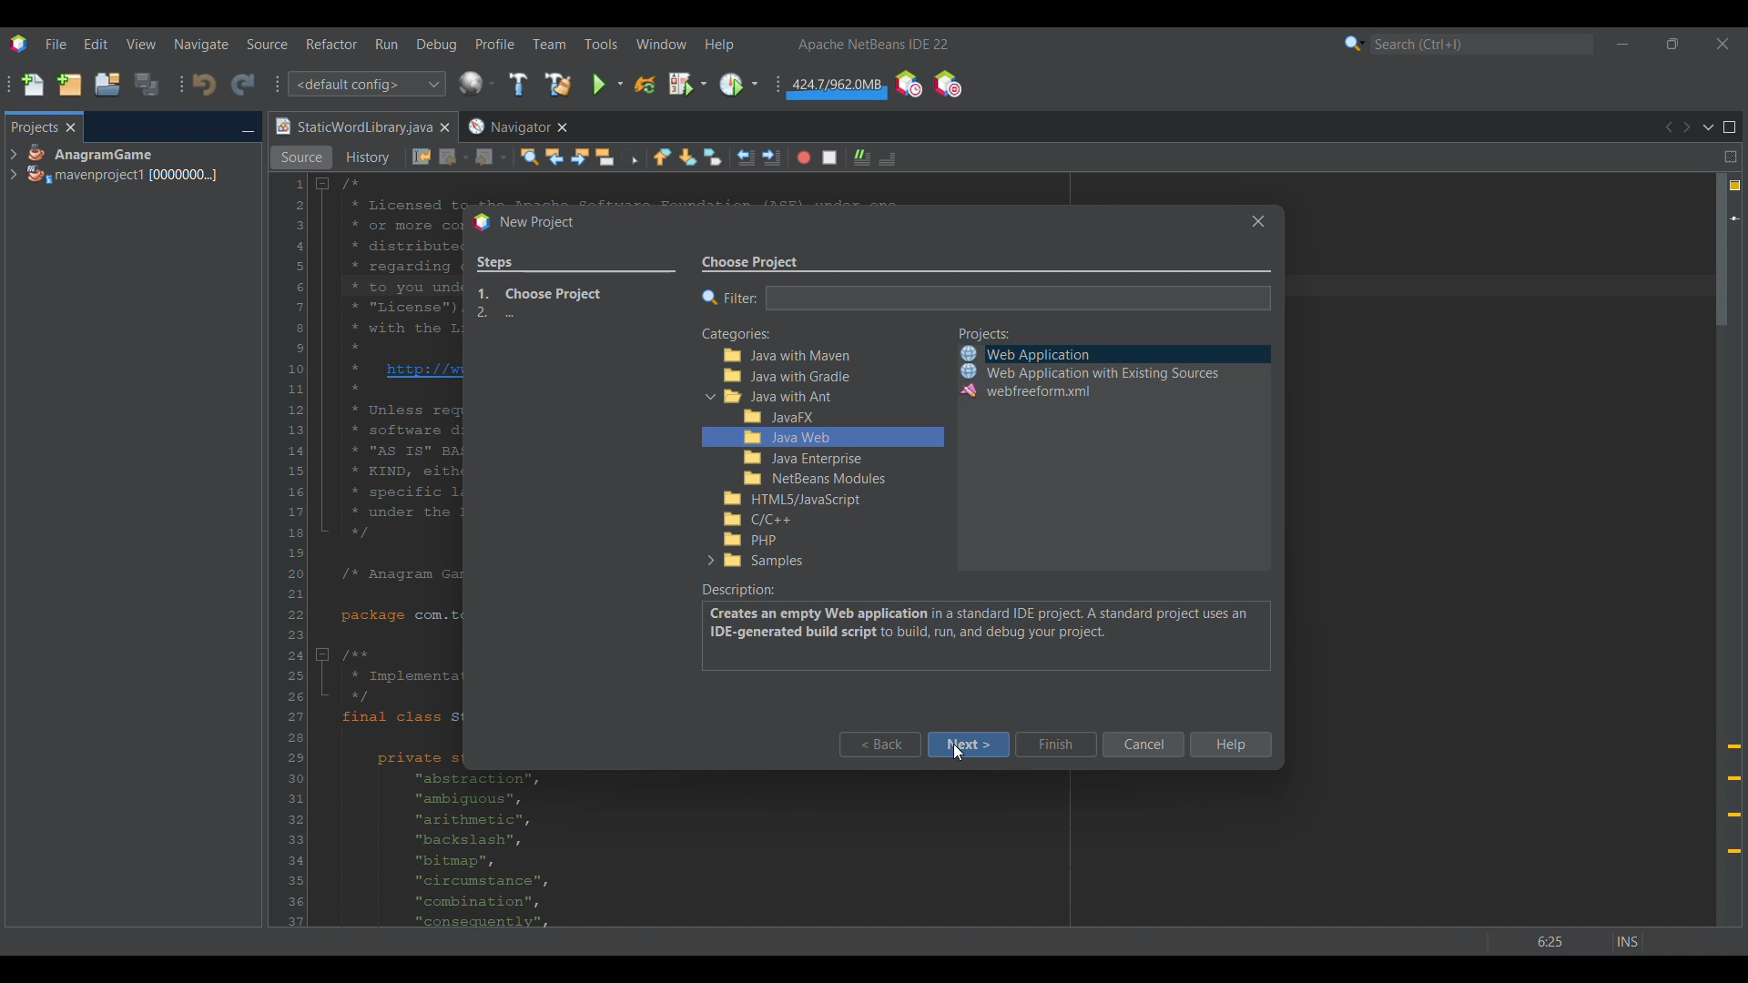  I want to click on Debug menu, so click(437, 45).